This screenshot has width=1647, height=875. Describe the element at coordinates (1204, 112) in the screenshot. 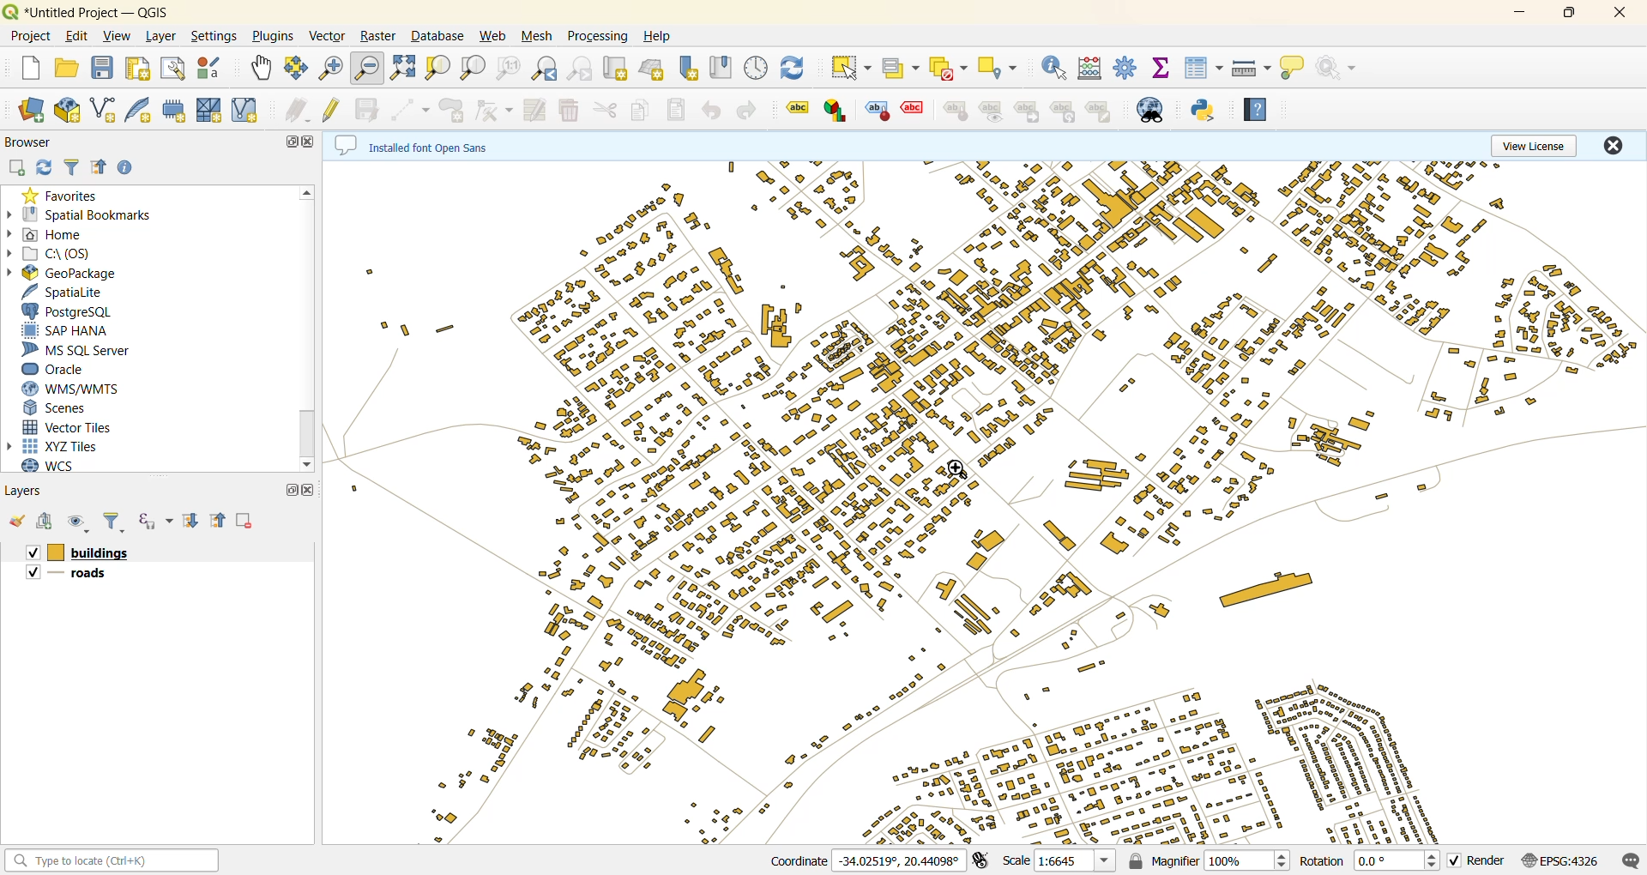

I see `python` at that location.